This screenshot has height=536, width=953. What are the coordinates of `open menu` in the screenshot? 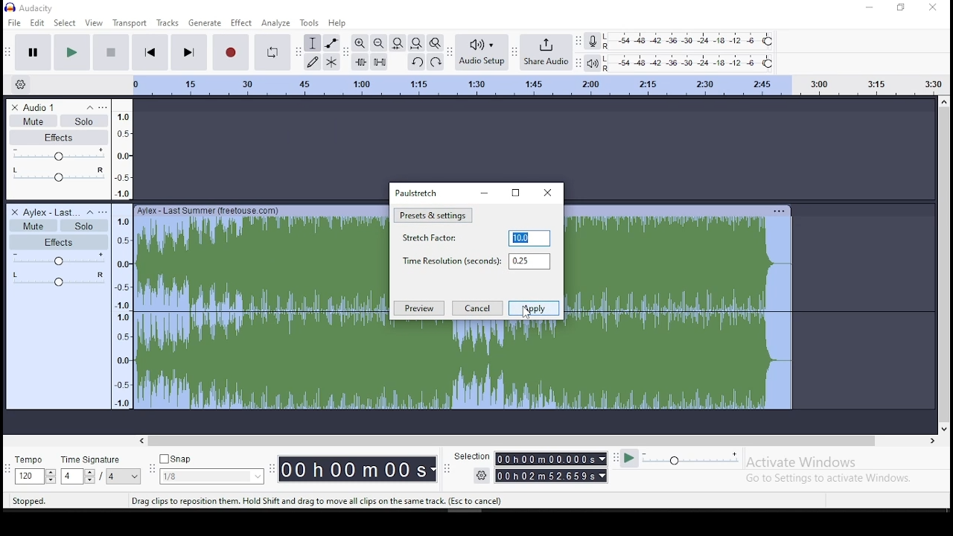 It's located at (106, 211).